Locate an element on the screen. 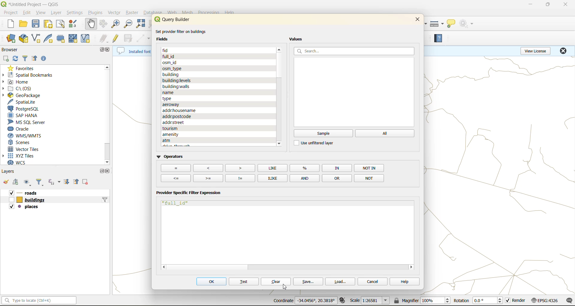 The width and height of the screenshot is (575, 306). layer is located at coordinates (56, 13).